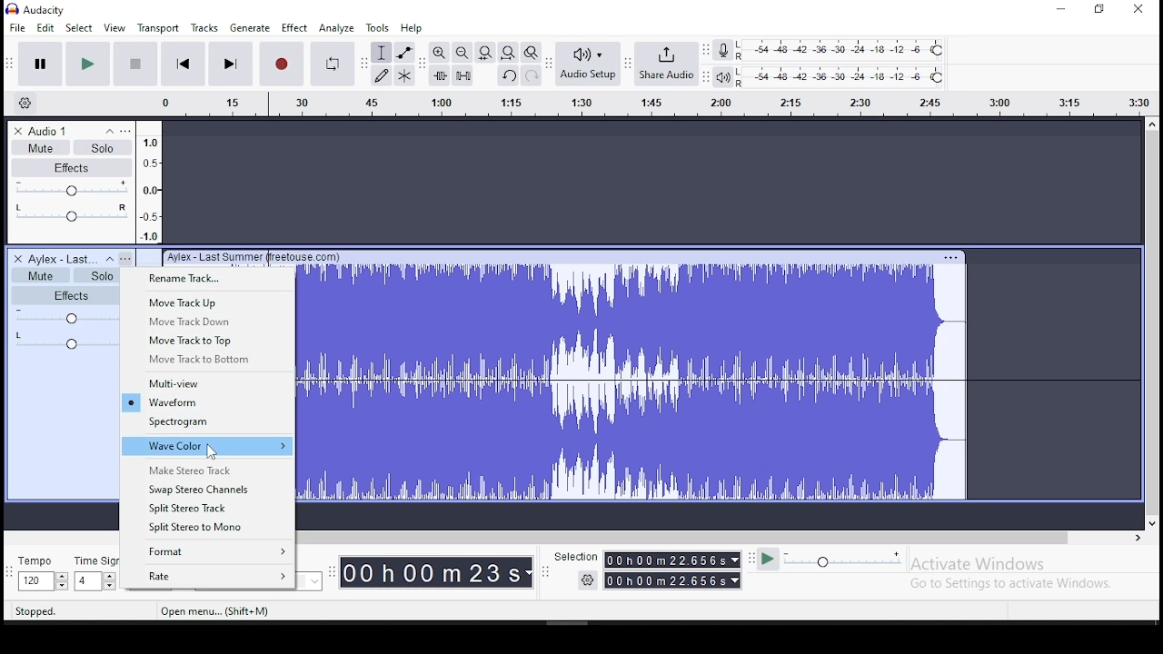 The width and height of the screenshot is (1163, 654). I want to click on move track up, so click(207, 302).